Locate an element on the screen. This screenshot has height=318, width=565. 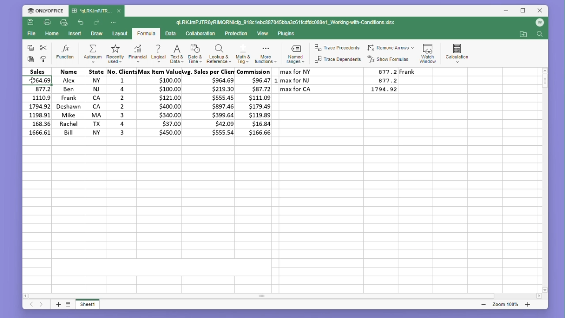
close is located at coordinates (119, 11).